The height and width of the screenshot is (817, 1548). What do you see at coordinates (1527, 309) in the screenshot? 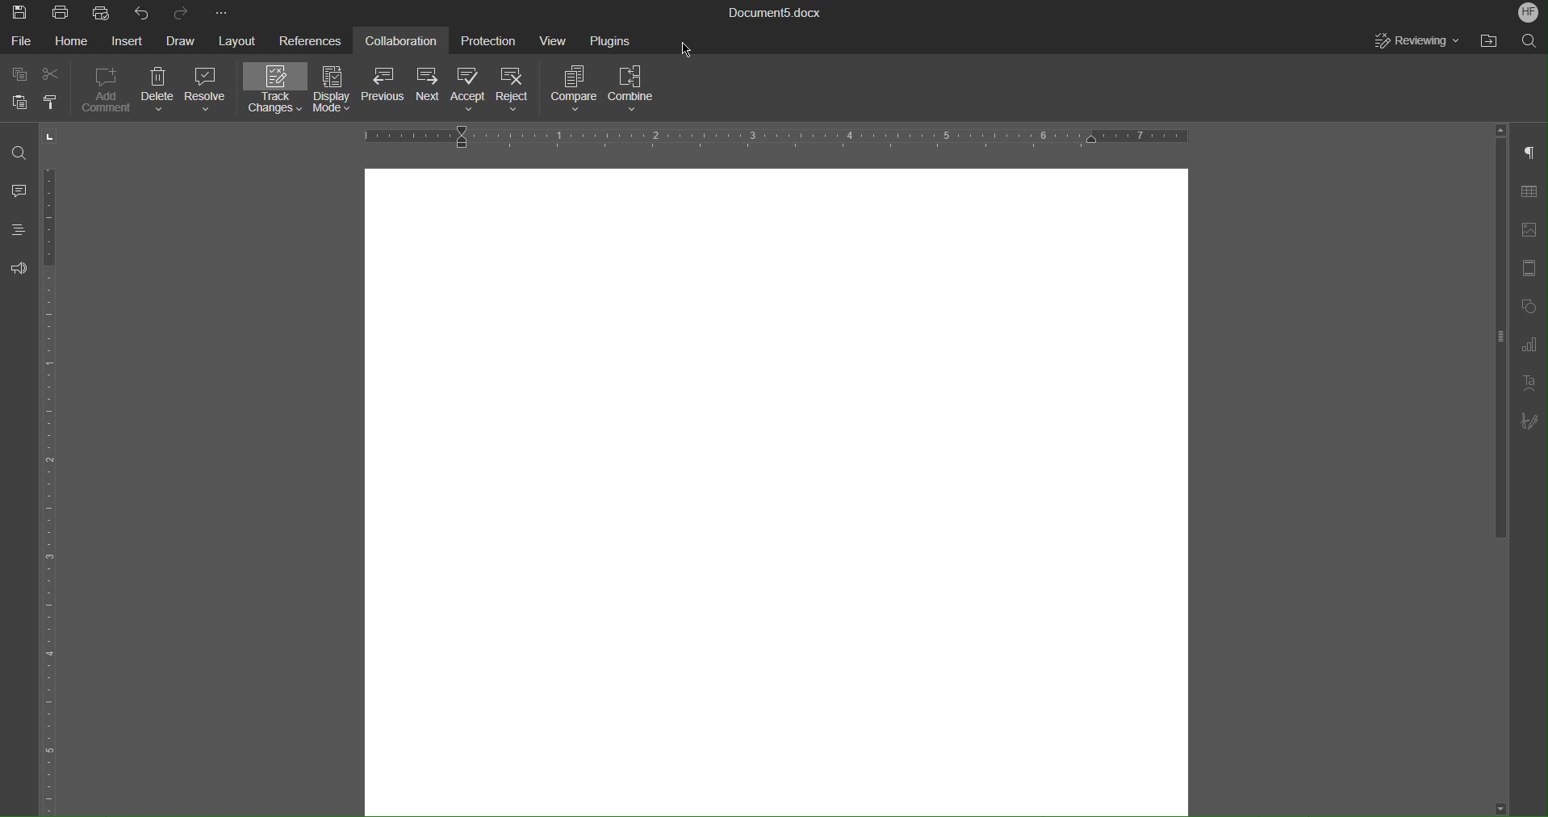
I see `Shape Settings` at bounding box center [1527, 309].